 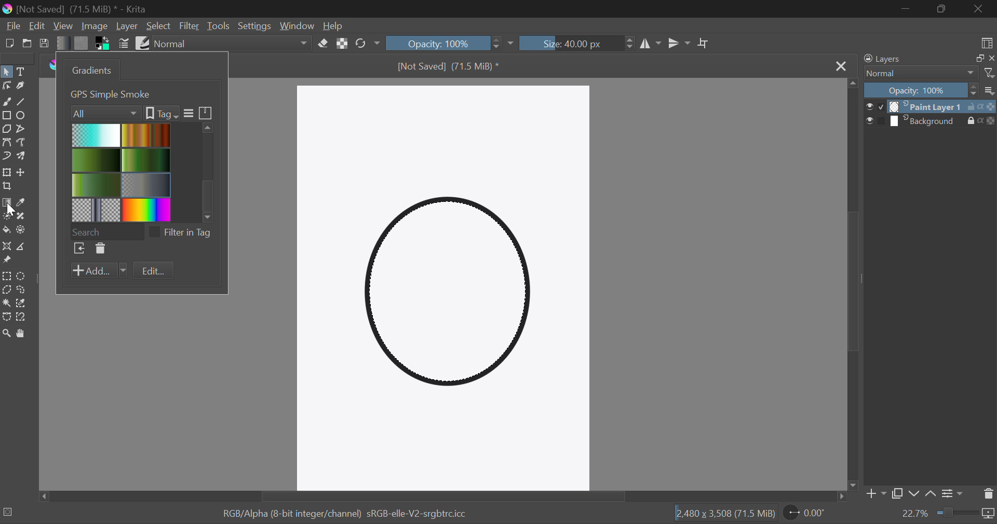 I want to click on Bezier Curve Selection, so click(x=7, y=318).